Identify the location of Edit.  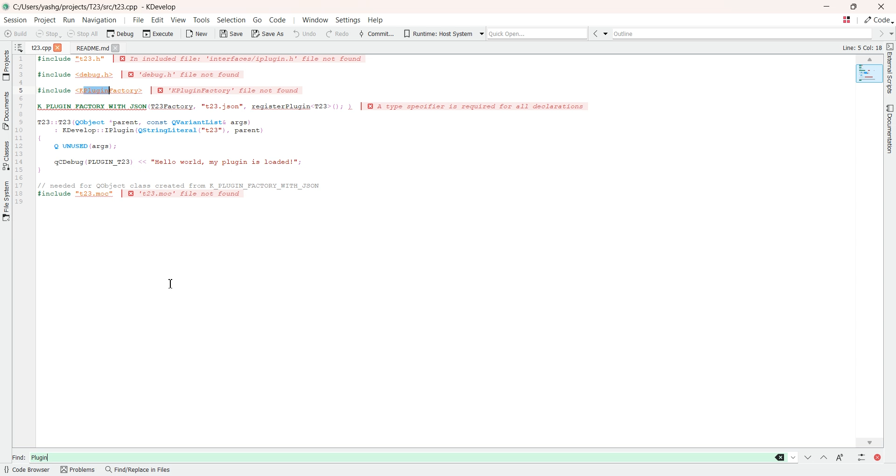
(158, 20).